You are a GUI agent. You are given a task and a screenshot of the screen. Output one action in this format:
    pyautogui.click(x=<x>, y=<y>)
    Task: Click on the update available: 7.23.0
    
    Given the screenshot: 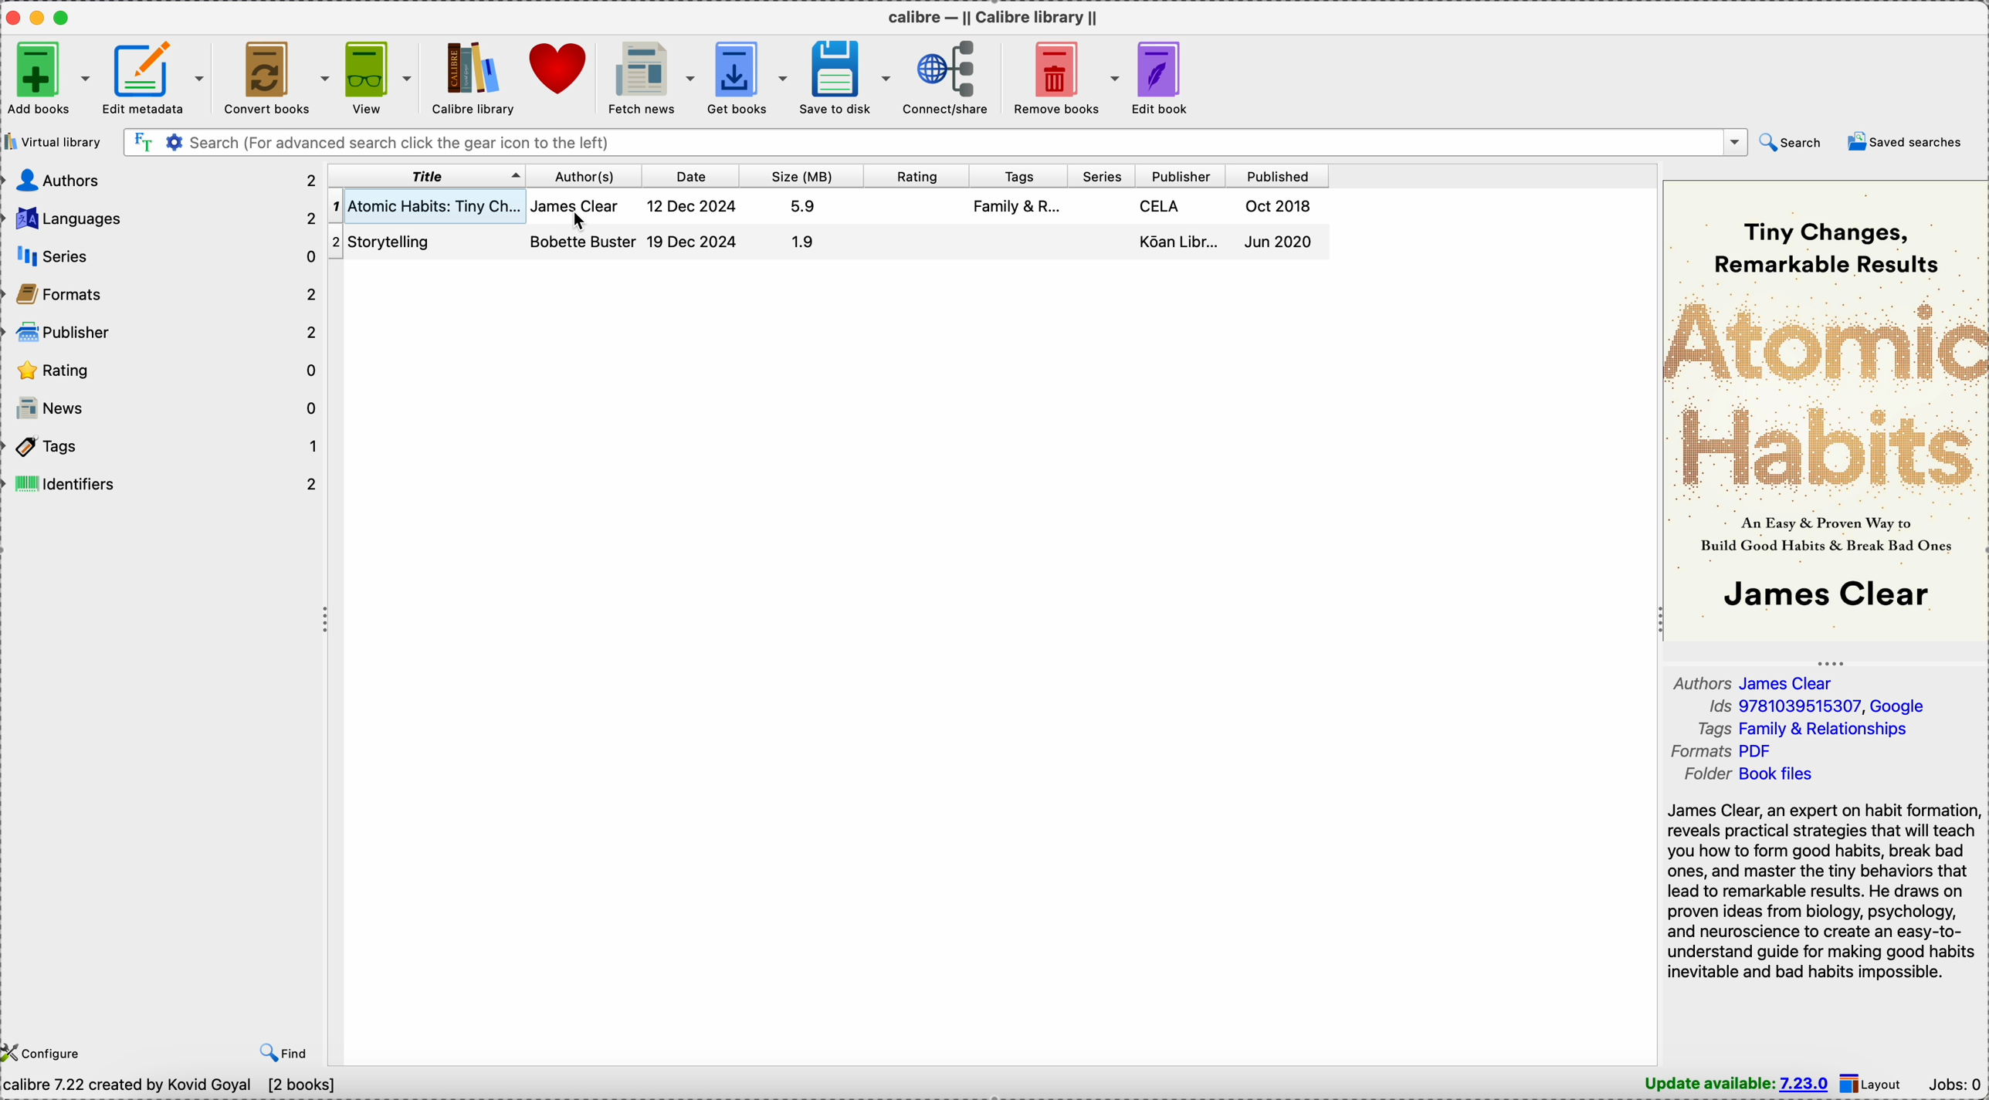 What is the action you would take?
    pyautogui.click(x=1739, y=1085)
    